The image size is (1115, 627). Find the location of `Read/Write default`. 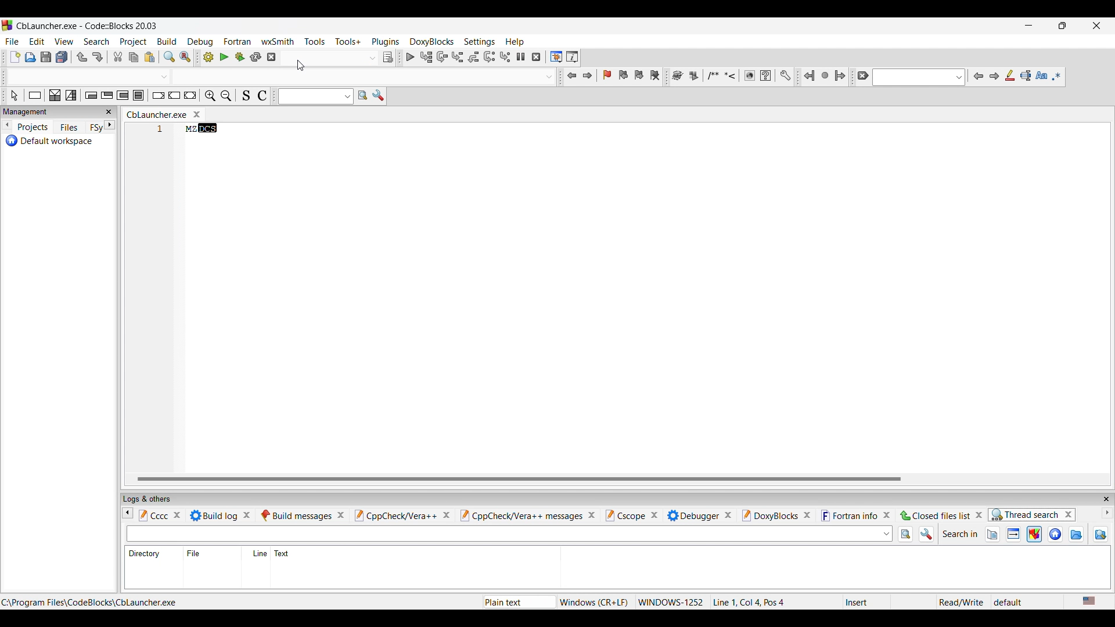

Read/Write default is located at coordinates (983, 600).